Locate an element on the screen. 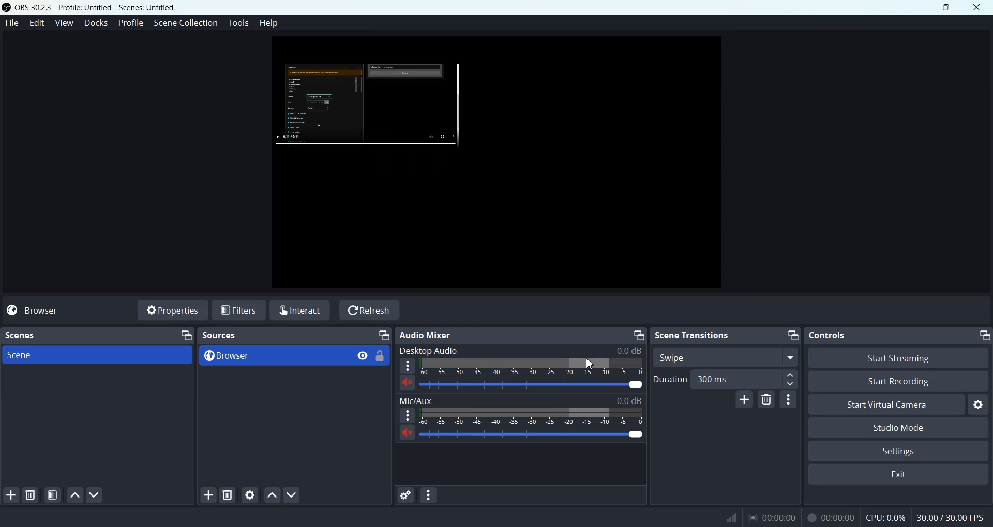 The width and height of the screenshot is (993, 527). 00:00:00 is located at coordinates (772, 517).